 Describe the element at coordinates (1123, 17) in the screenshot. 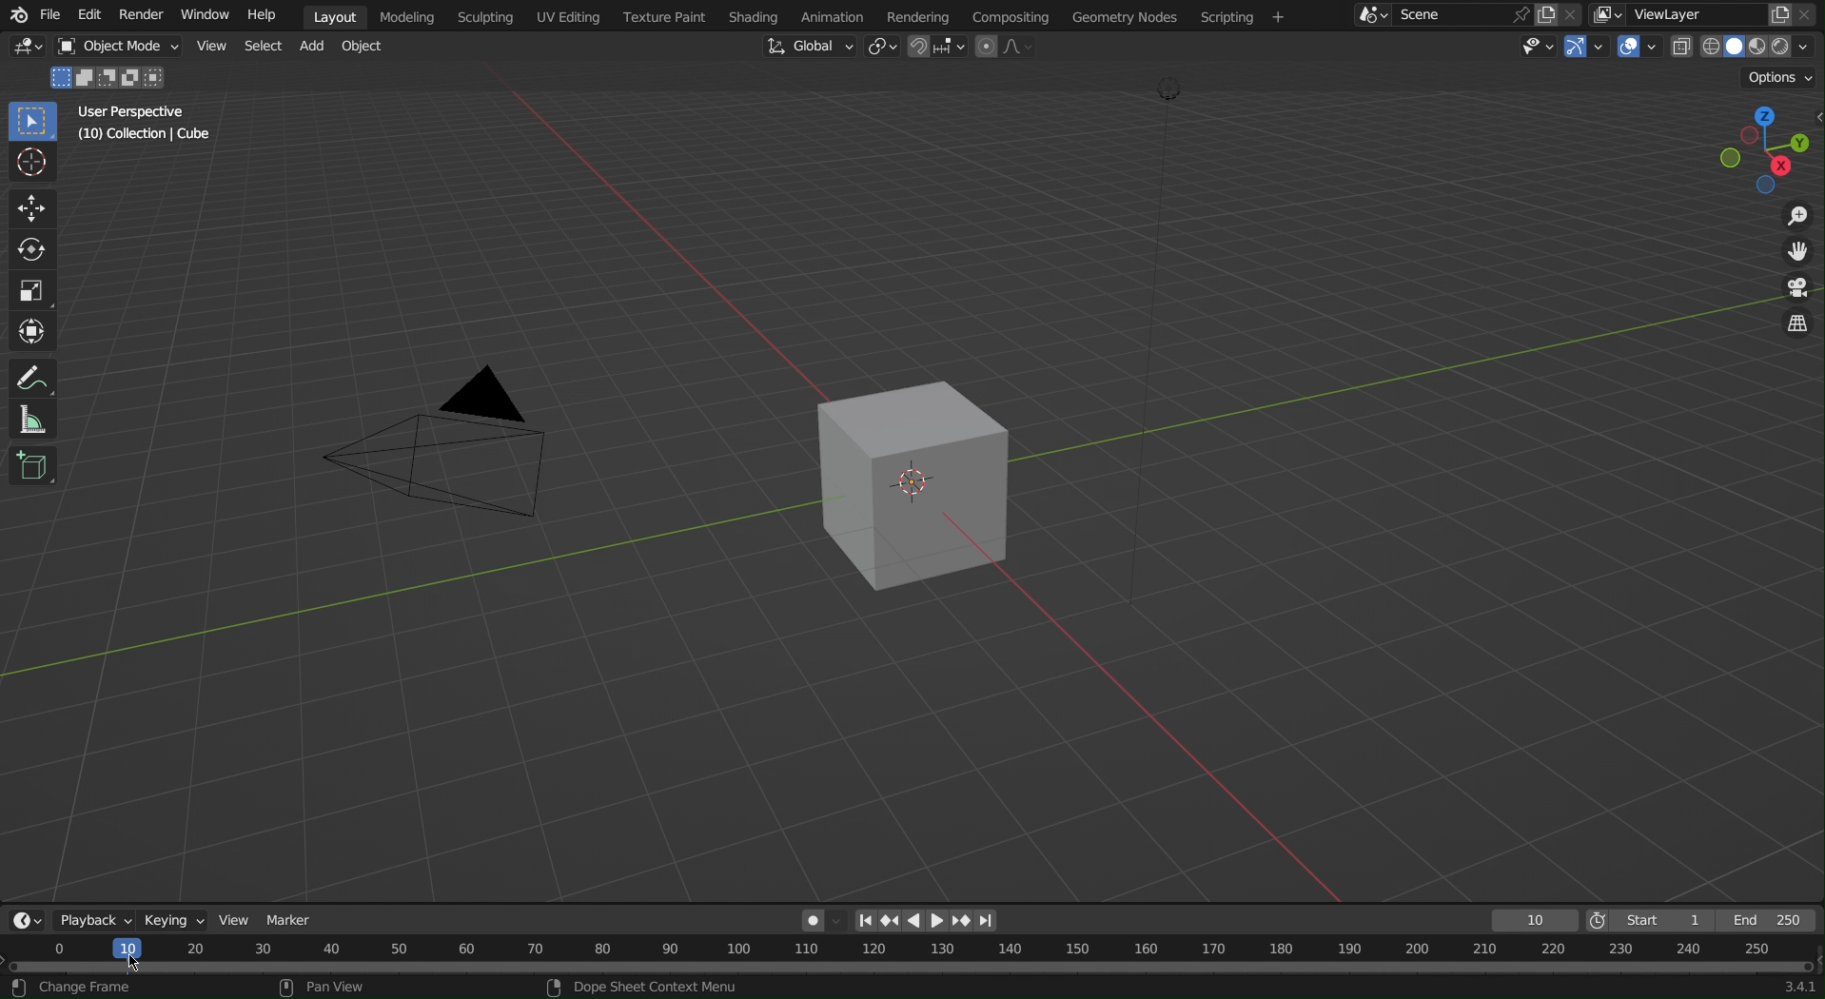

I see `Geometry Nodes` at that location.